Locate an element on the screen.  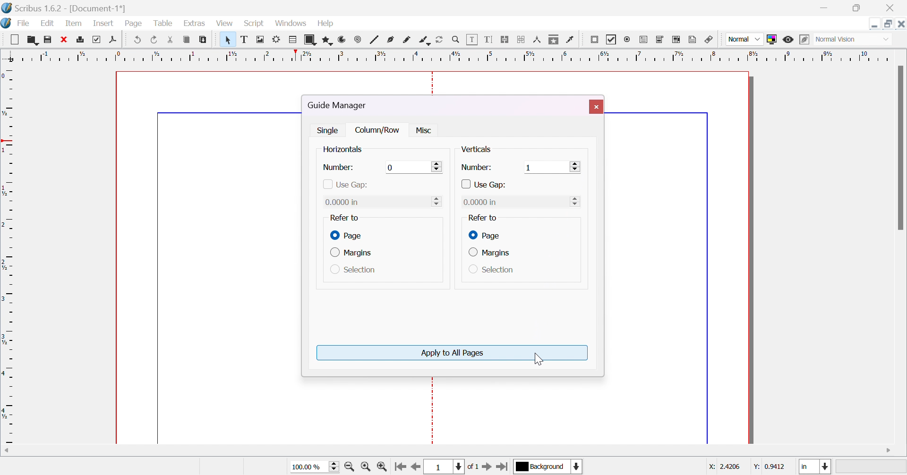
coordinates is located at coordinates (742, 468).